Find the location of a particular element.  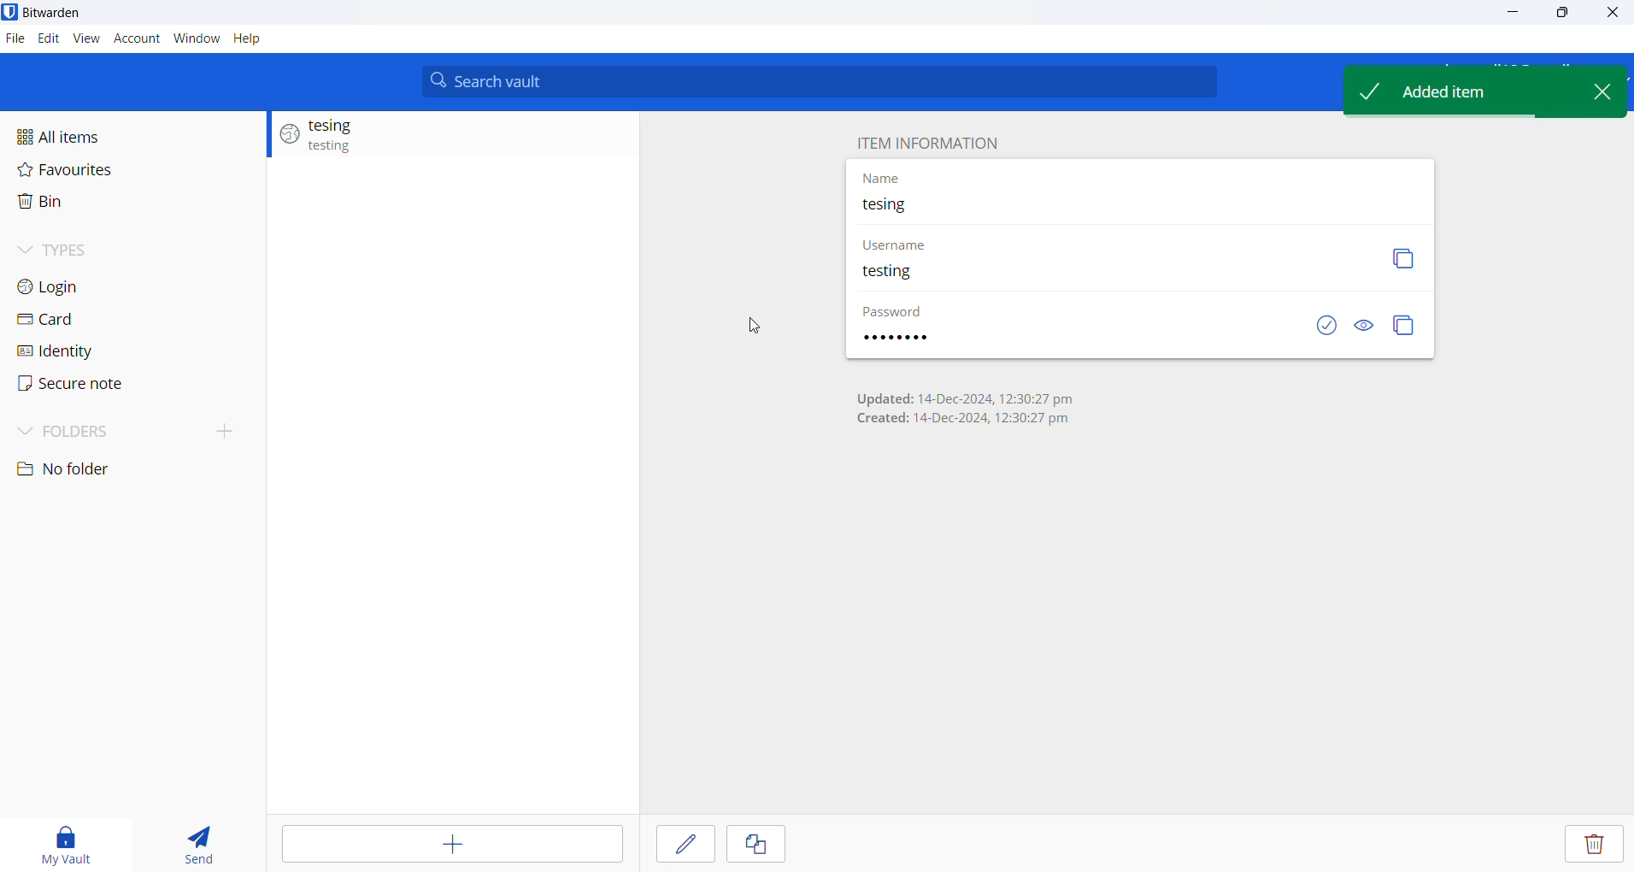

name is located at coordinates (1119, 204).